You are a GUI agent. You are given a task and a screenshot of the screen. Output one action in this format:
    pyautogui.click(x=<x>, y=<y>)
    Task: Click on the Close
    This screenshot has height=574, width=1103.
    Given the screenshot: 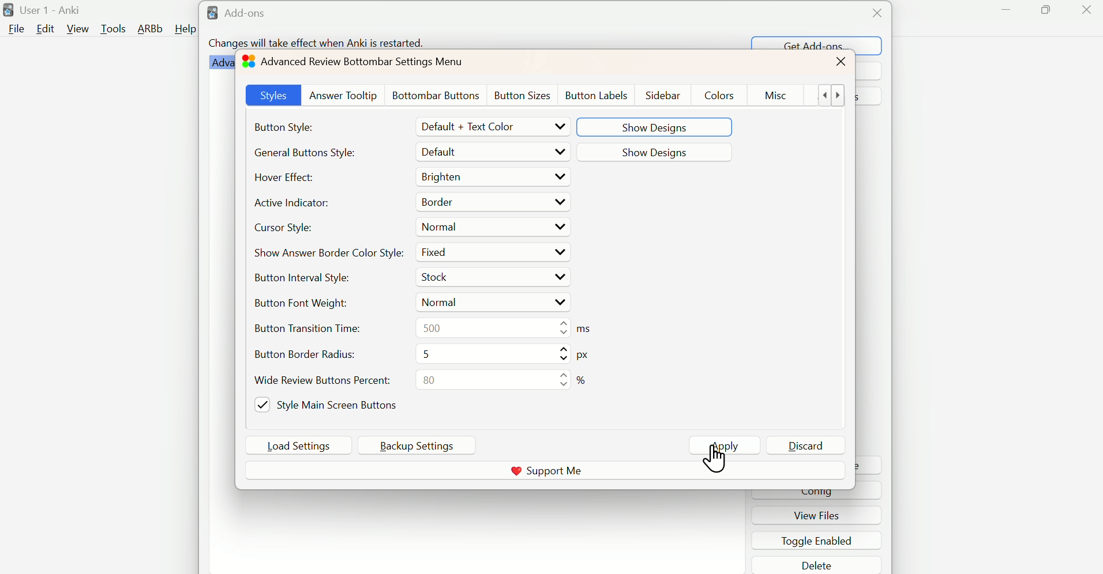 What is the action you would take?
    pyautogui.click(x=1090, y=9)
    